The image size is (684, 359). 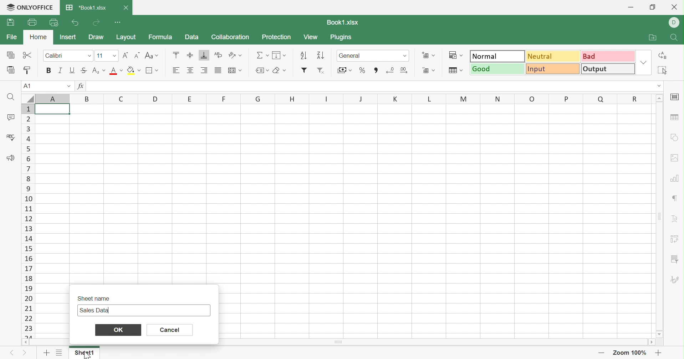 I want to click on Chart settings, so click(x=675, y=179).